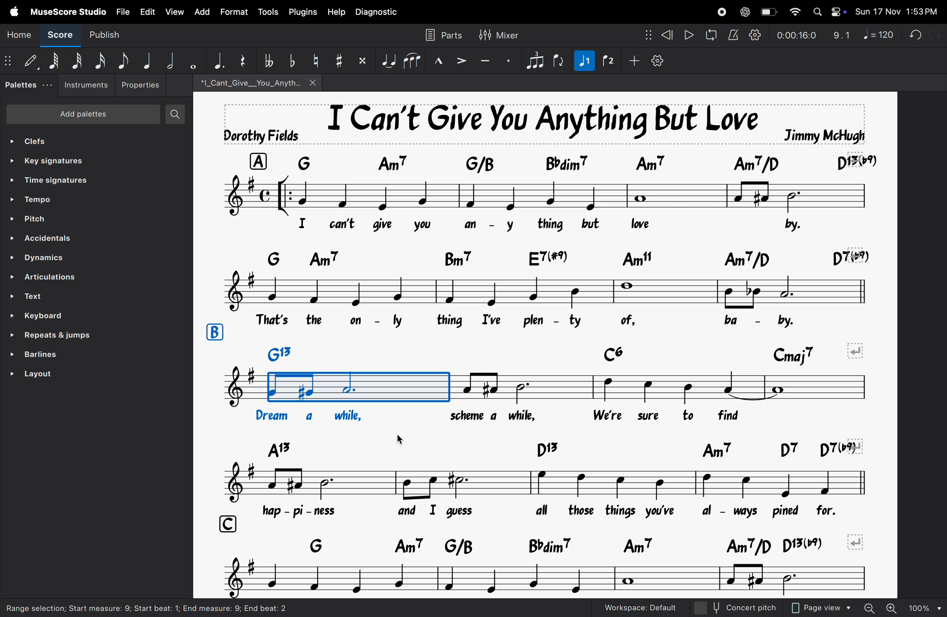  I want to click on musescore studio menu, so click(68, 12).